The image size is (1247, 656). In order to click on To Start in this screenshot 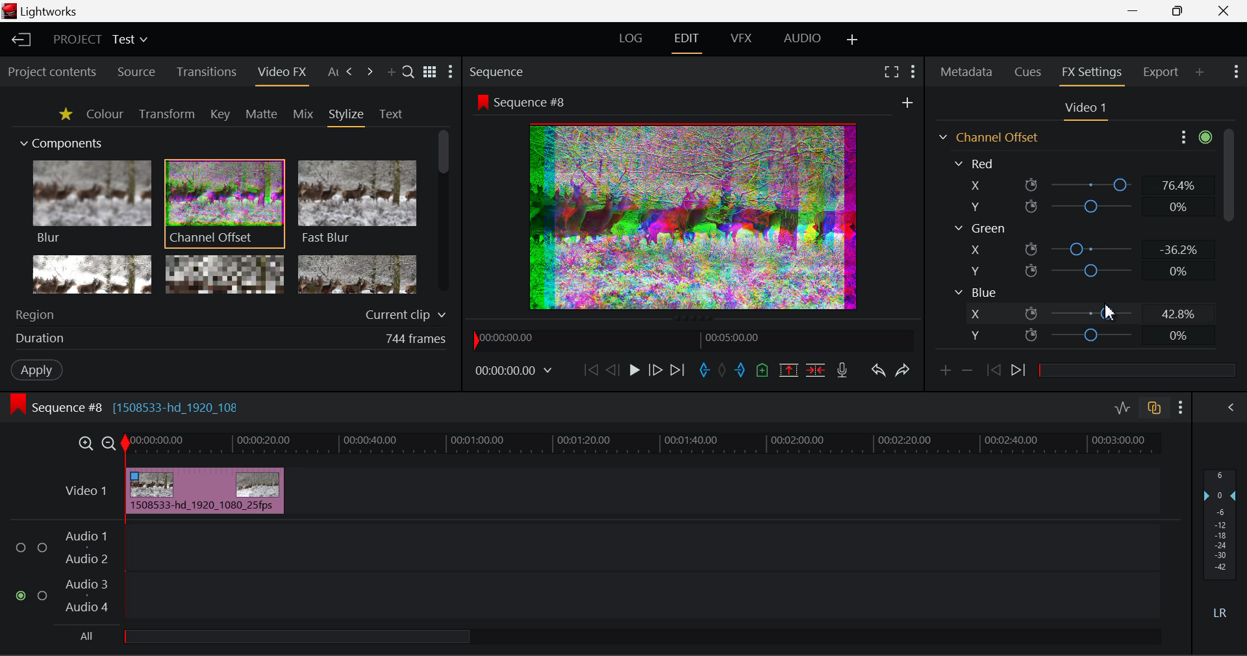, I will do `click(591, 369)`.